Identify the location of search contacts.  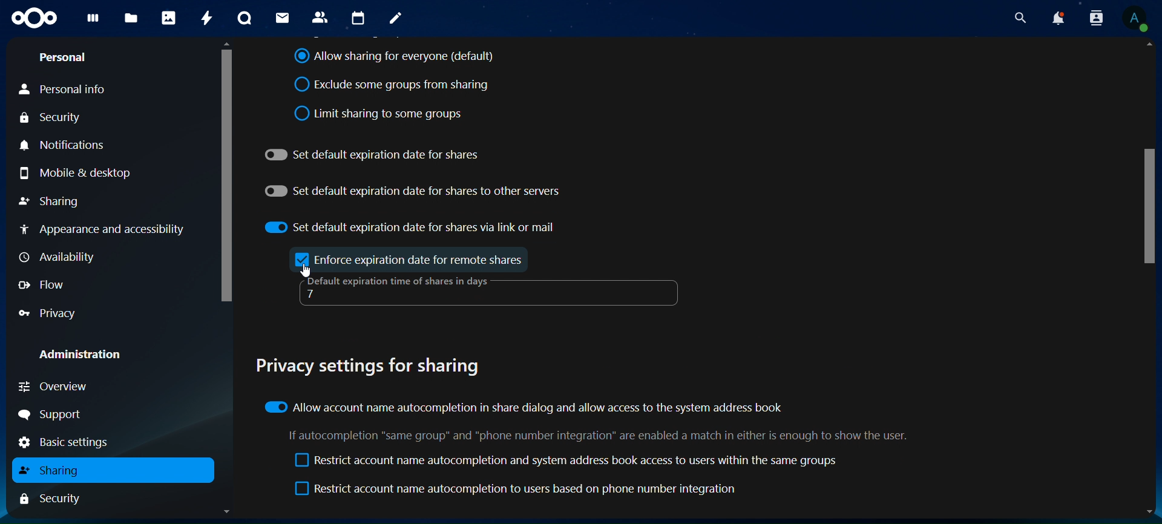
(1095, 19).